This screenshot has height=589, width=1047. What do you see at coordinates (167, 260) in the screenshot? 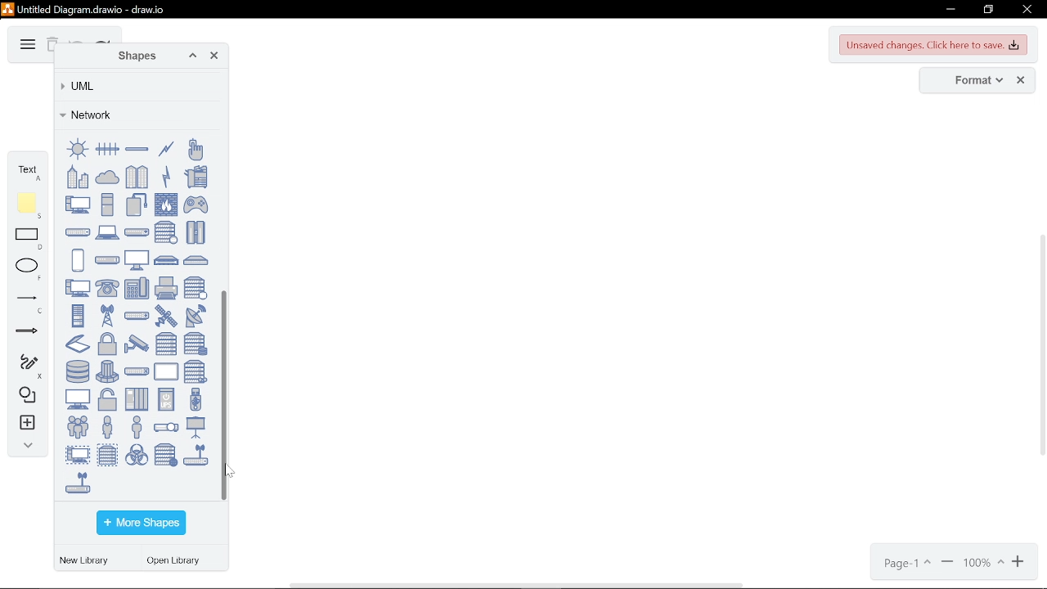
I see `NAS filer` at bounding box center [167, 260].